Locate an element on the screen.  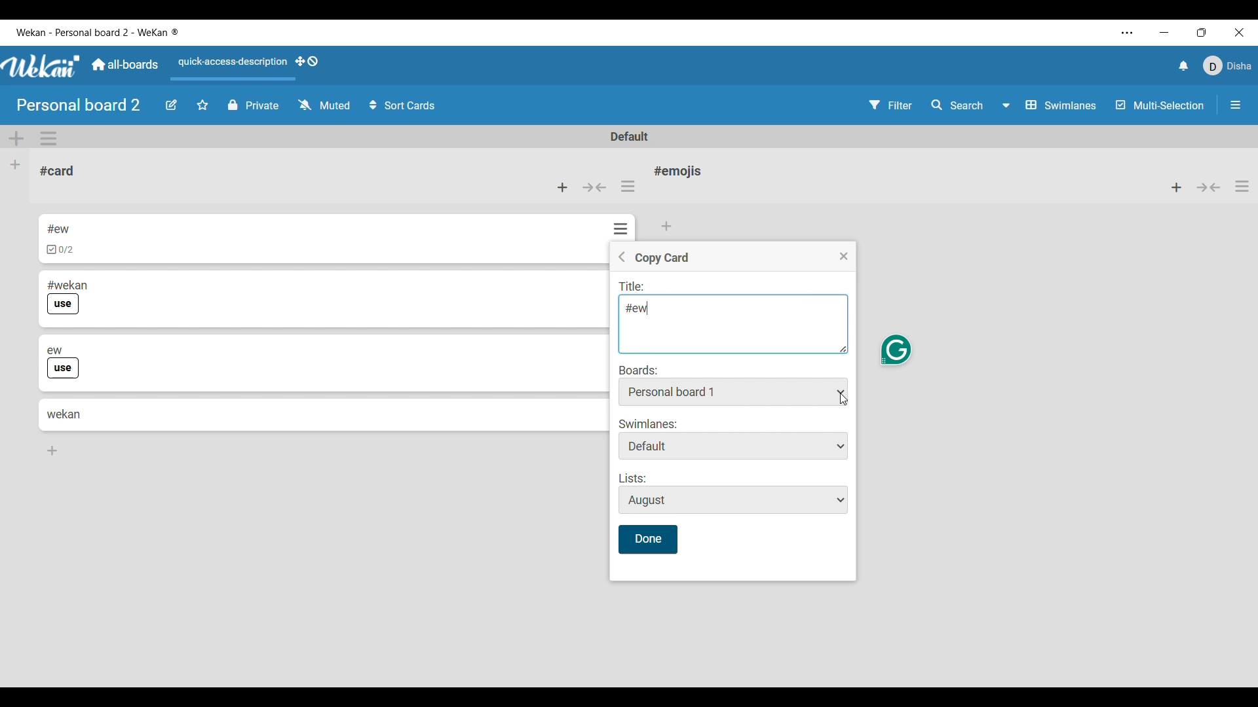
Privacy of board is located at coordinates (254, 105).